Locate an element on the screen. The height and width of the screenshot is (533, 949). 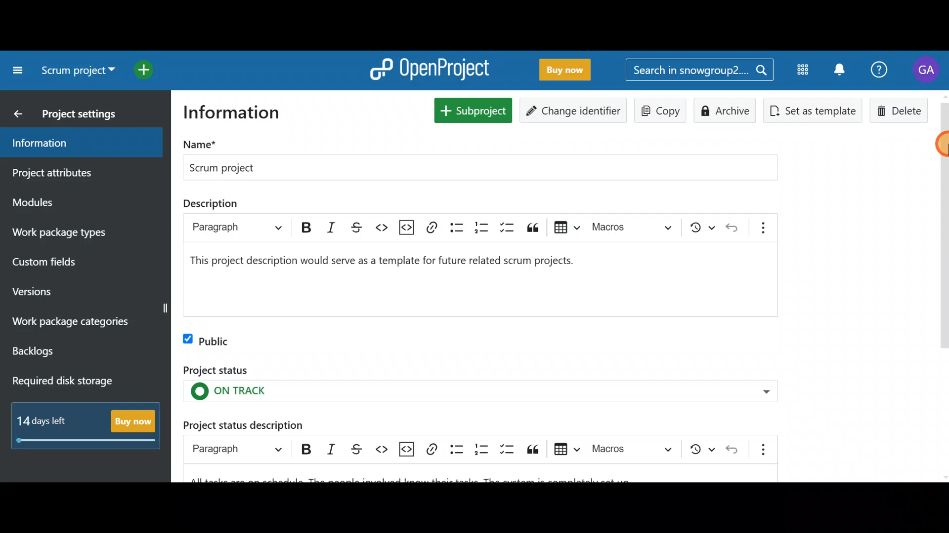
show  local modifications is located at coordinates (701, 227).